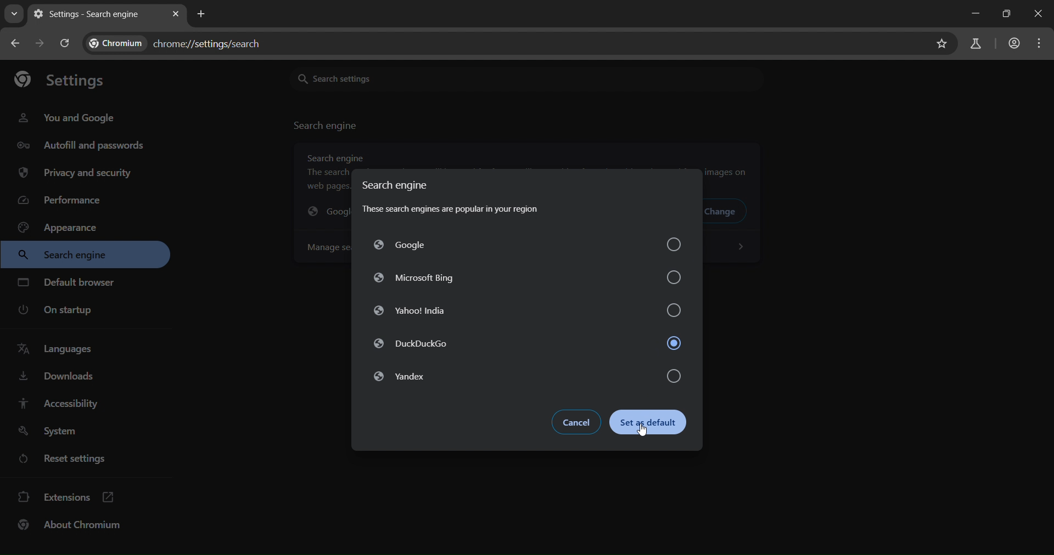 The height and width of the screenshot is (555, 1054). What do you see at coordinates (653, 423) in the screenshot?
I see `set as default` at bounding box center [653, 423].